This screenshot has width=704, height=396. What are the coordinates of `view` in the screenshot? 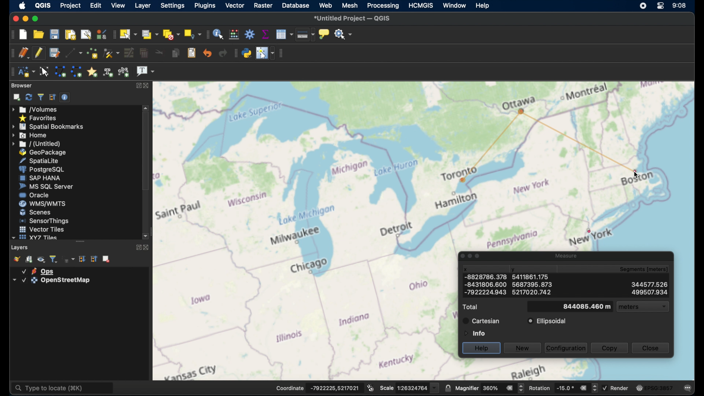 It's located at (117, 5).